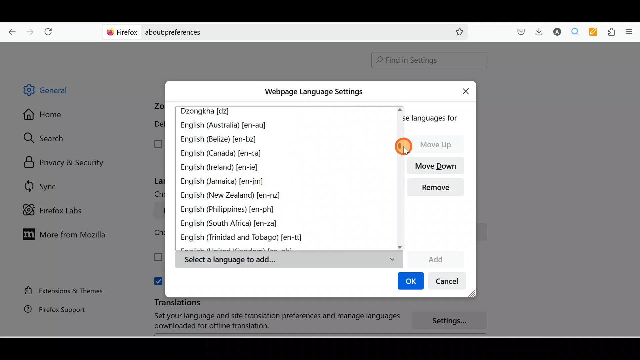 This screenshot has height=360, width=640. Describe the element at coordinates (246, 238) in the screenshot. I see `English (Trinidad and Tobago) [en-tt]` at that location.